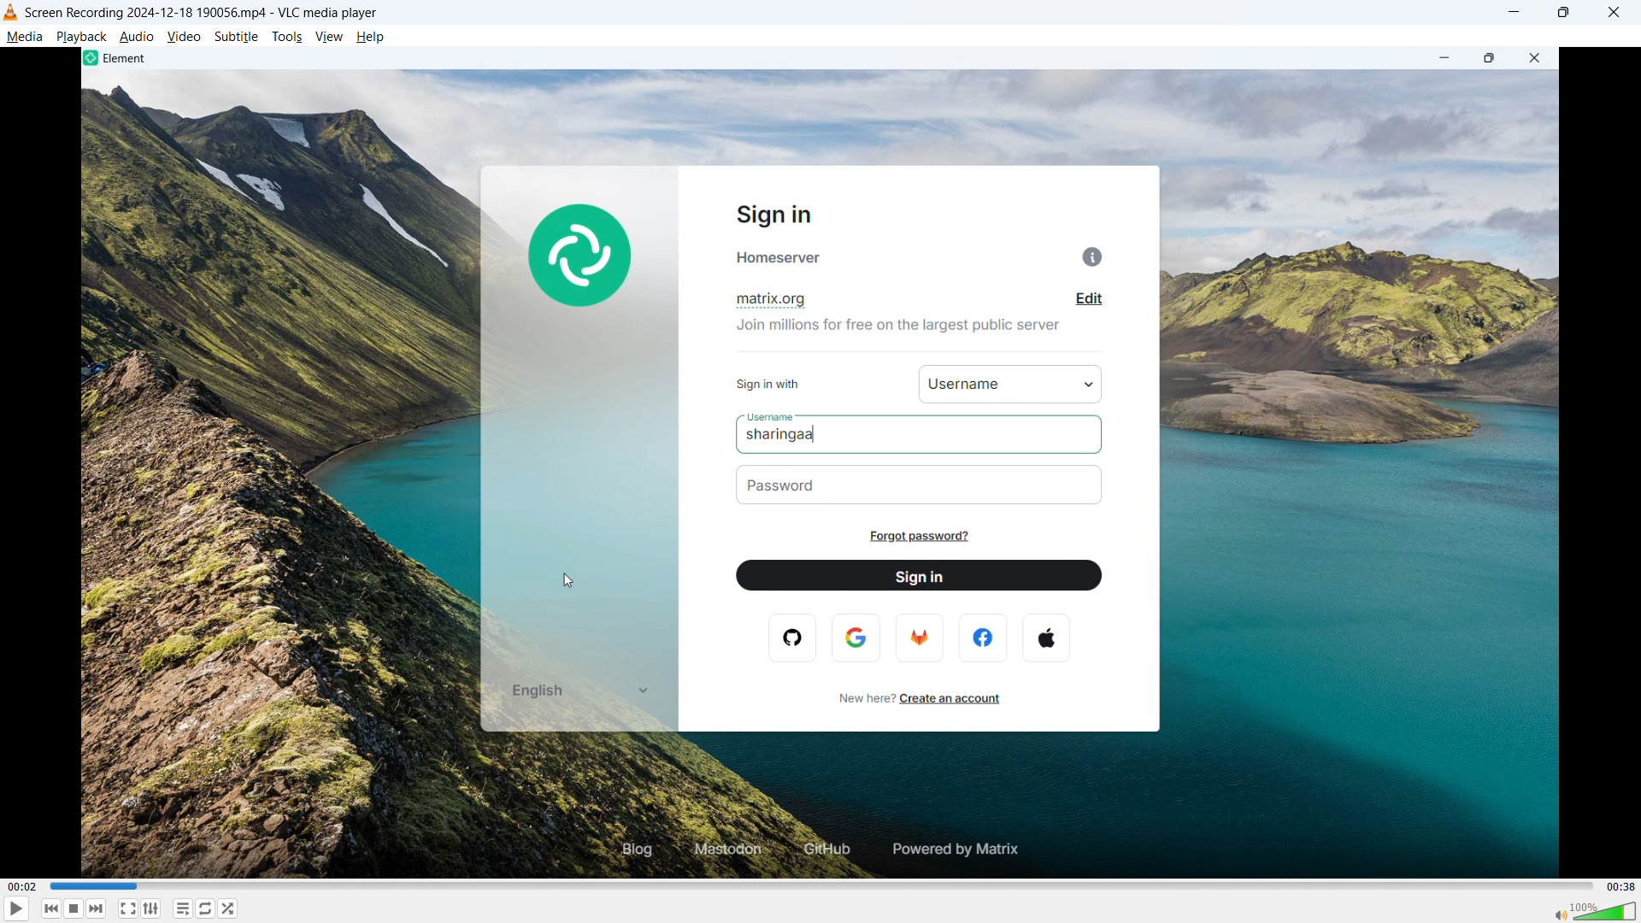 The width and height of the screenshot is (1641, 923). I want to click on matrix.org, so click(778, 298).